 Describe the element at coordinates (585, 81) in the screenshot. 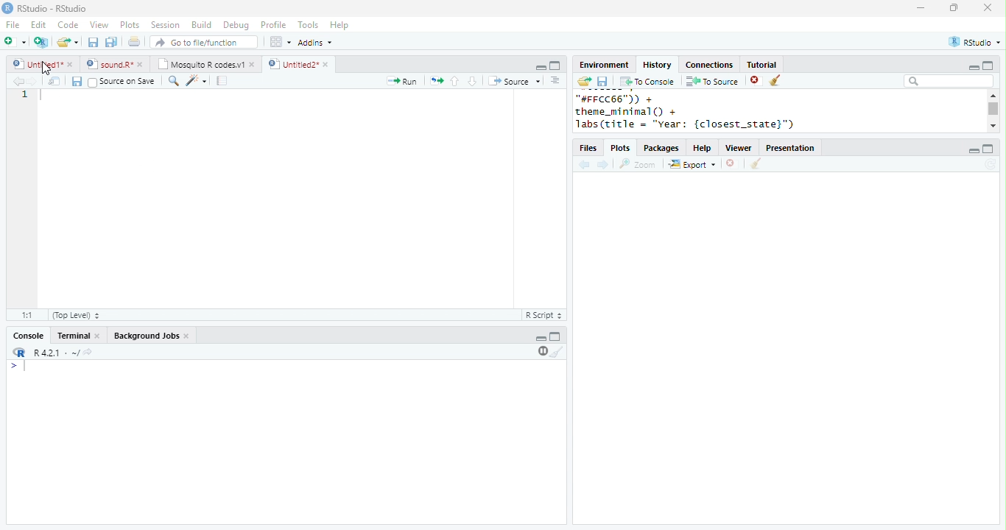

I see `open folder` at that location.